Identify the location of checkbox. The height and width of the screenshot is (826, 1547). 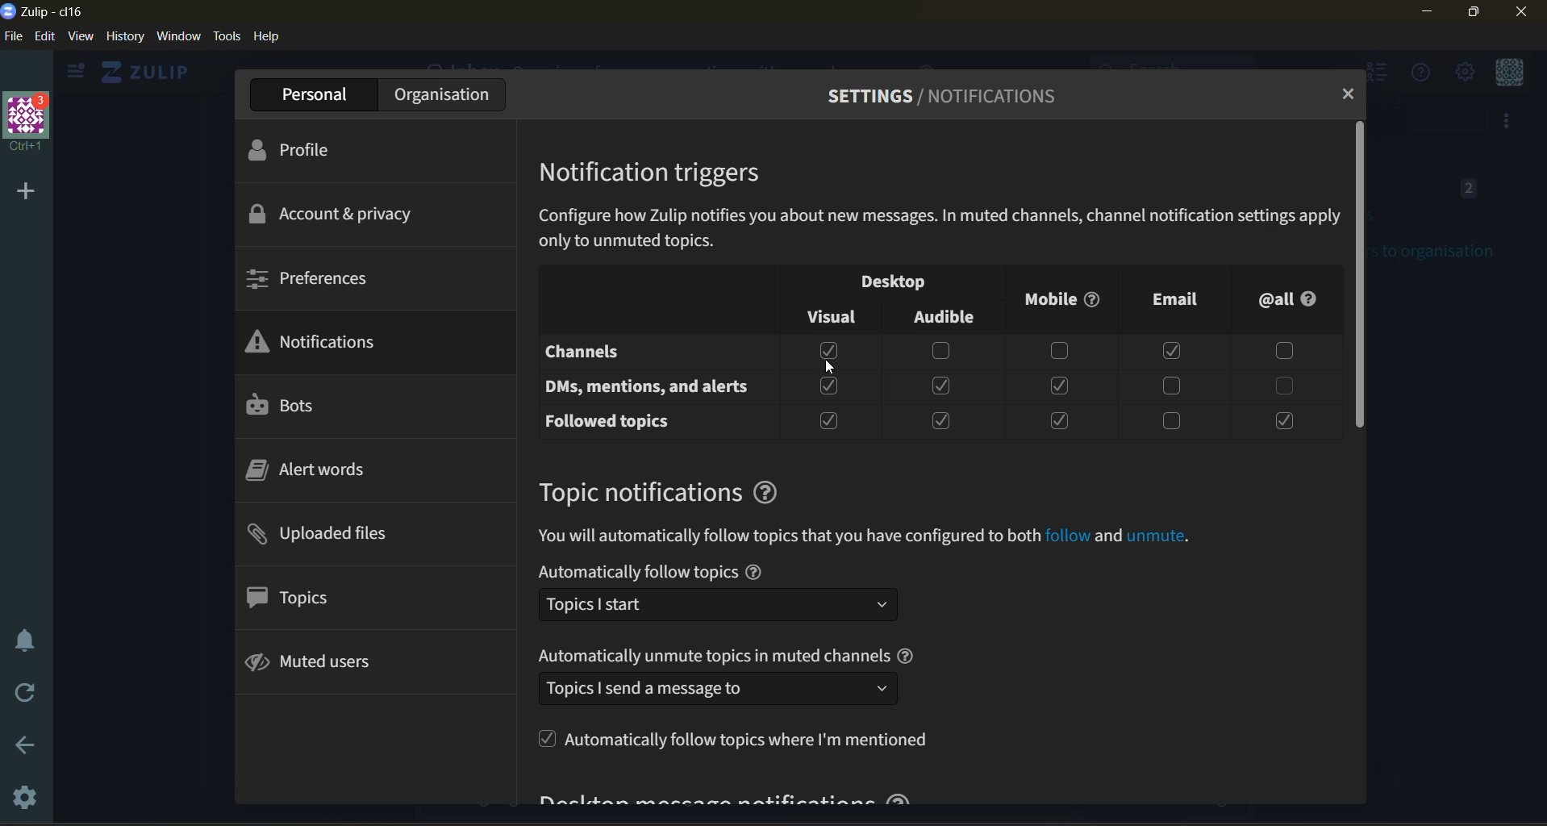
(1278, 350).